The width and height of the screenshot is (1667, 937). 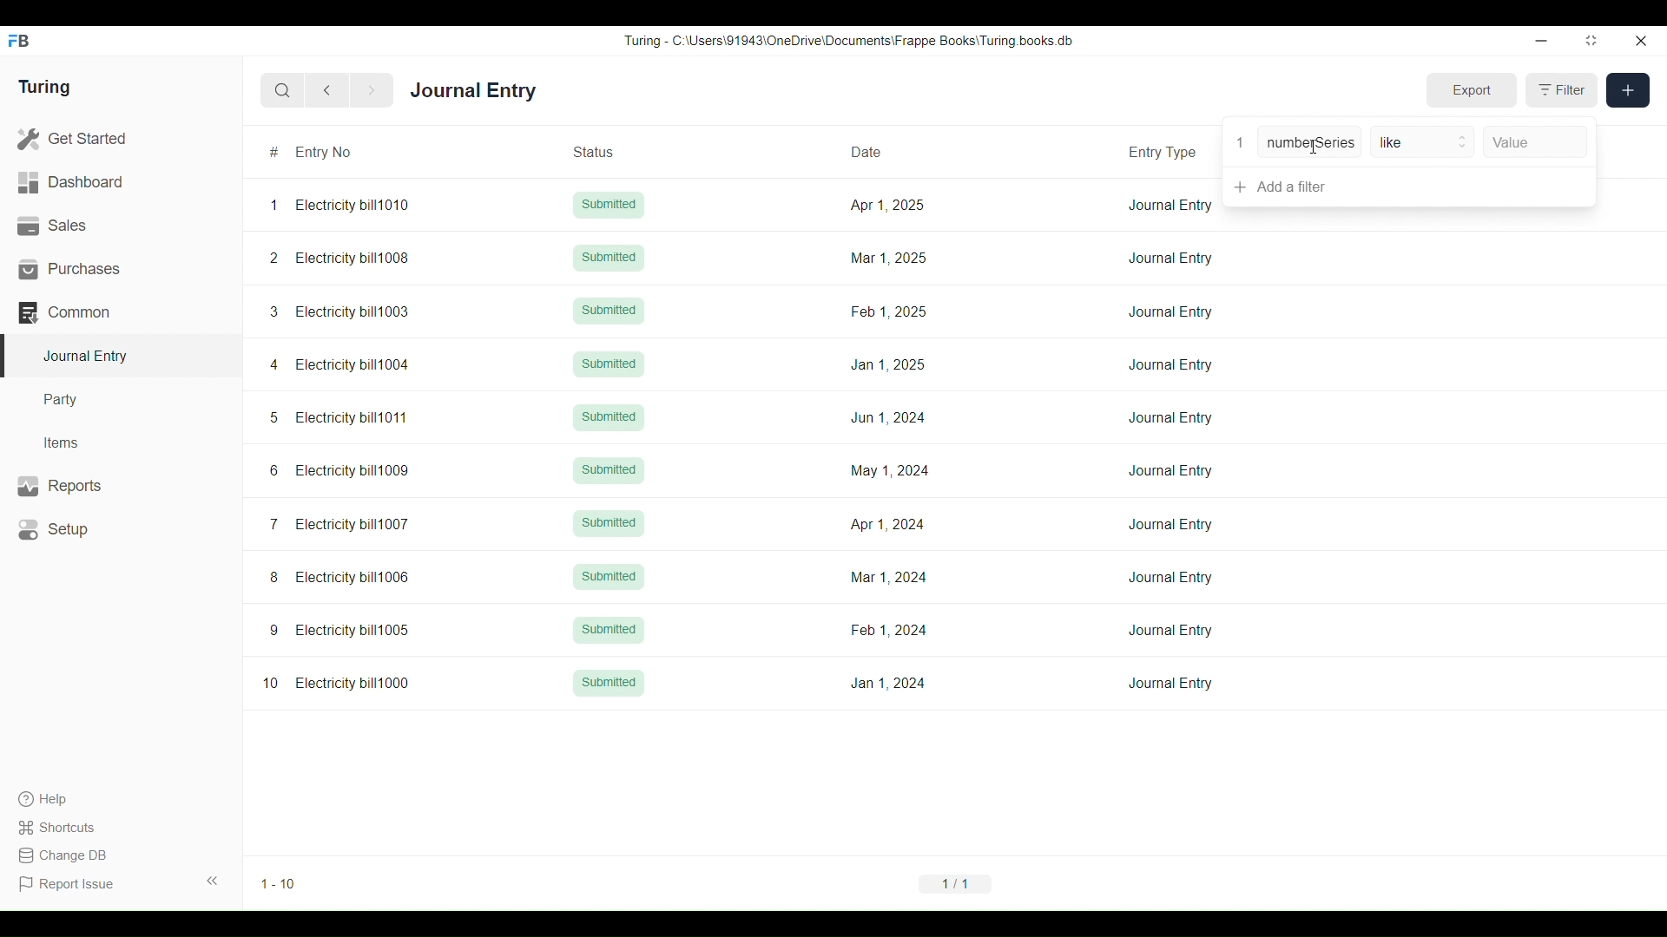 What do you see at coordinates (887, 683) in the screenshot?
I see `Jan 1, 2024` at bounding box center [887, 683].